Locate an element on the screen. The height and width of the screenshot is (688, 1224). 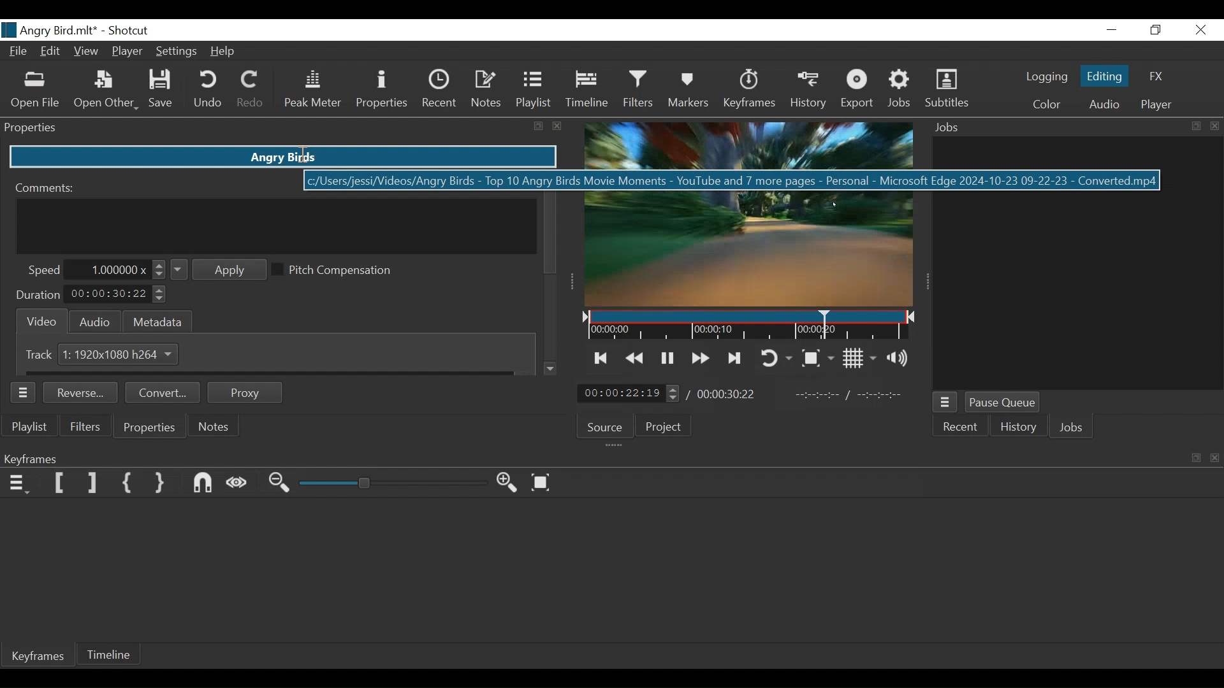
Zoom keyframe to fit is located at coordinates (544, 483).